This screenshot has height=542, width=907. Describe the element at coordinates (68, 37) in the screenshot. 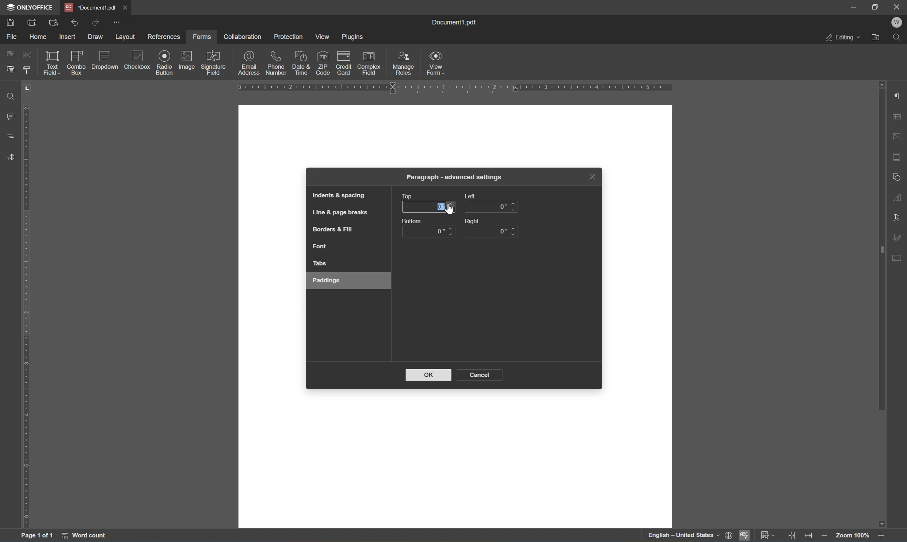

I see `insert` at that location.